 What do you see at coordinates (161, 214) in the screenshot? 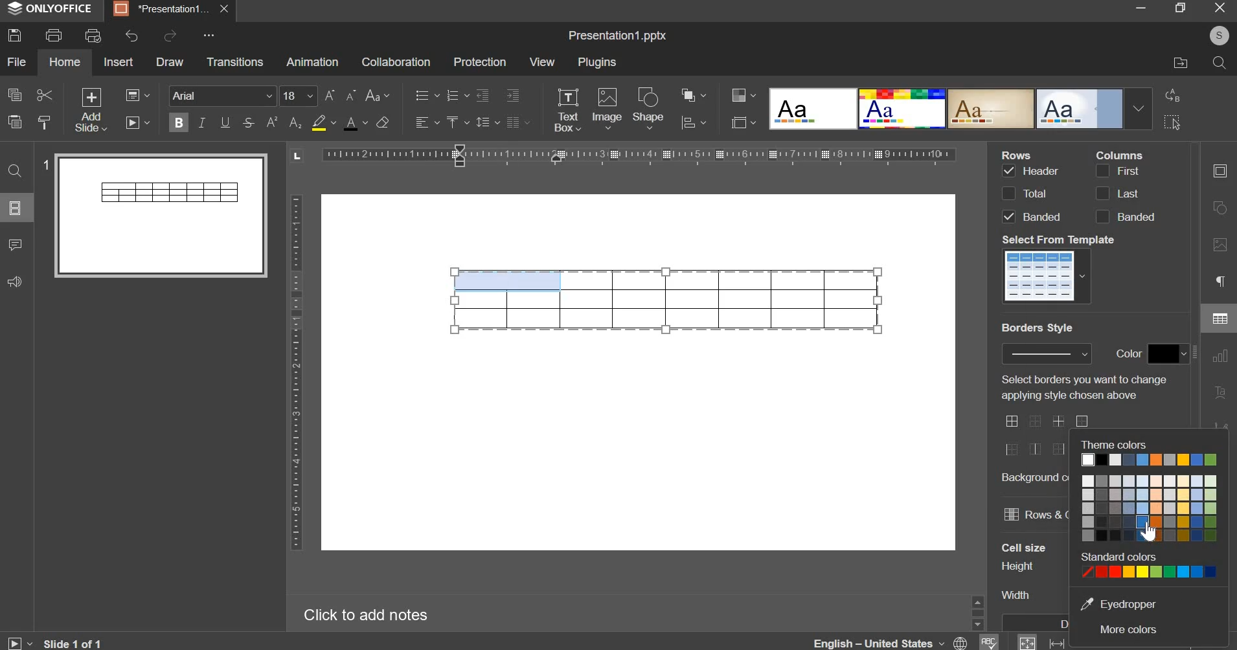
I see `slide preview` at bounding box center [161, 214].